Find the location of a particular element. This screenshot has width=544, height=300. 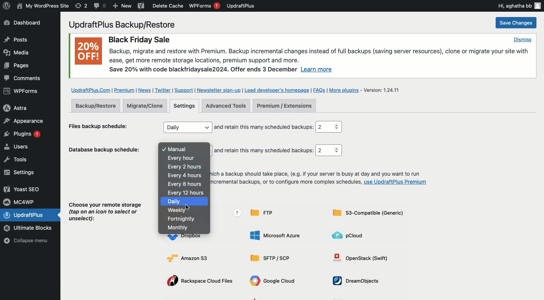

FAQs is located at coordinates (319, 90).